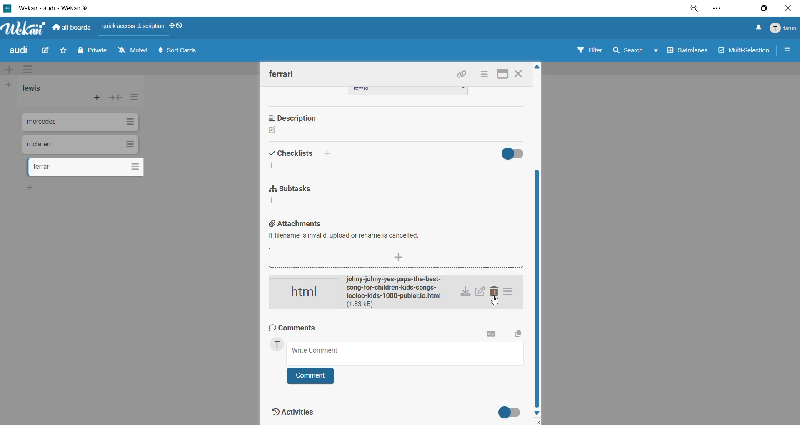 The width and height of the screenshot is (800, 425). I want to click on add attachment, so click(399, 257).